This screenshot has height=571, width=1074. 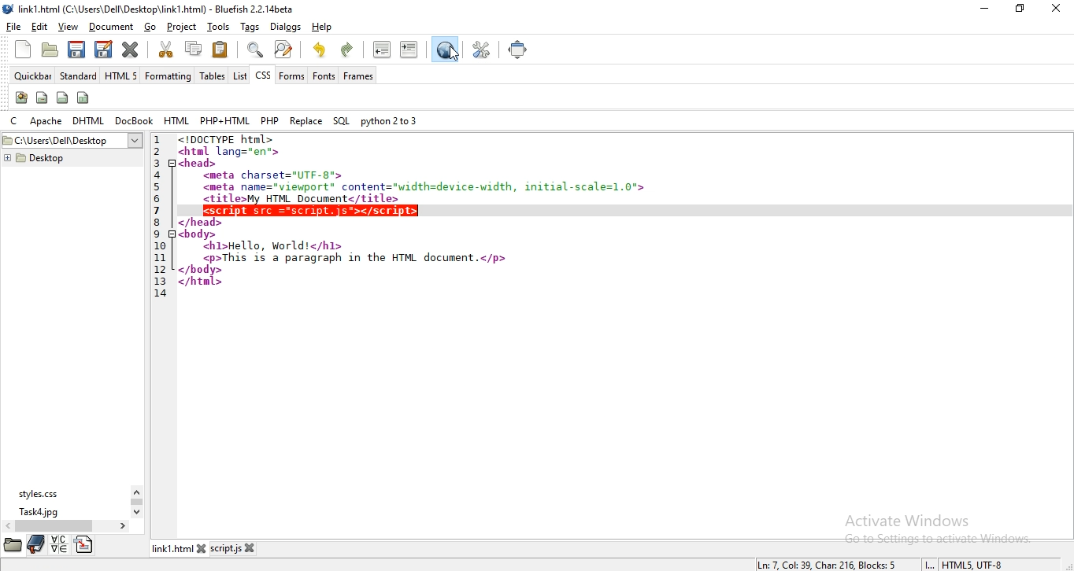 What do you see at coordinates (82, 98) in the screenshot?
I see `columns` at bounding box center [82, 98].